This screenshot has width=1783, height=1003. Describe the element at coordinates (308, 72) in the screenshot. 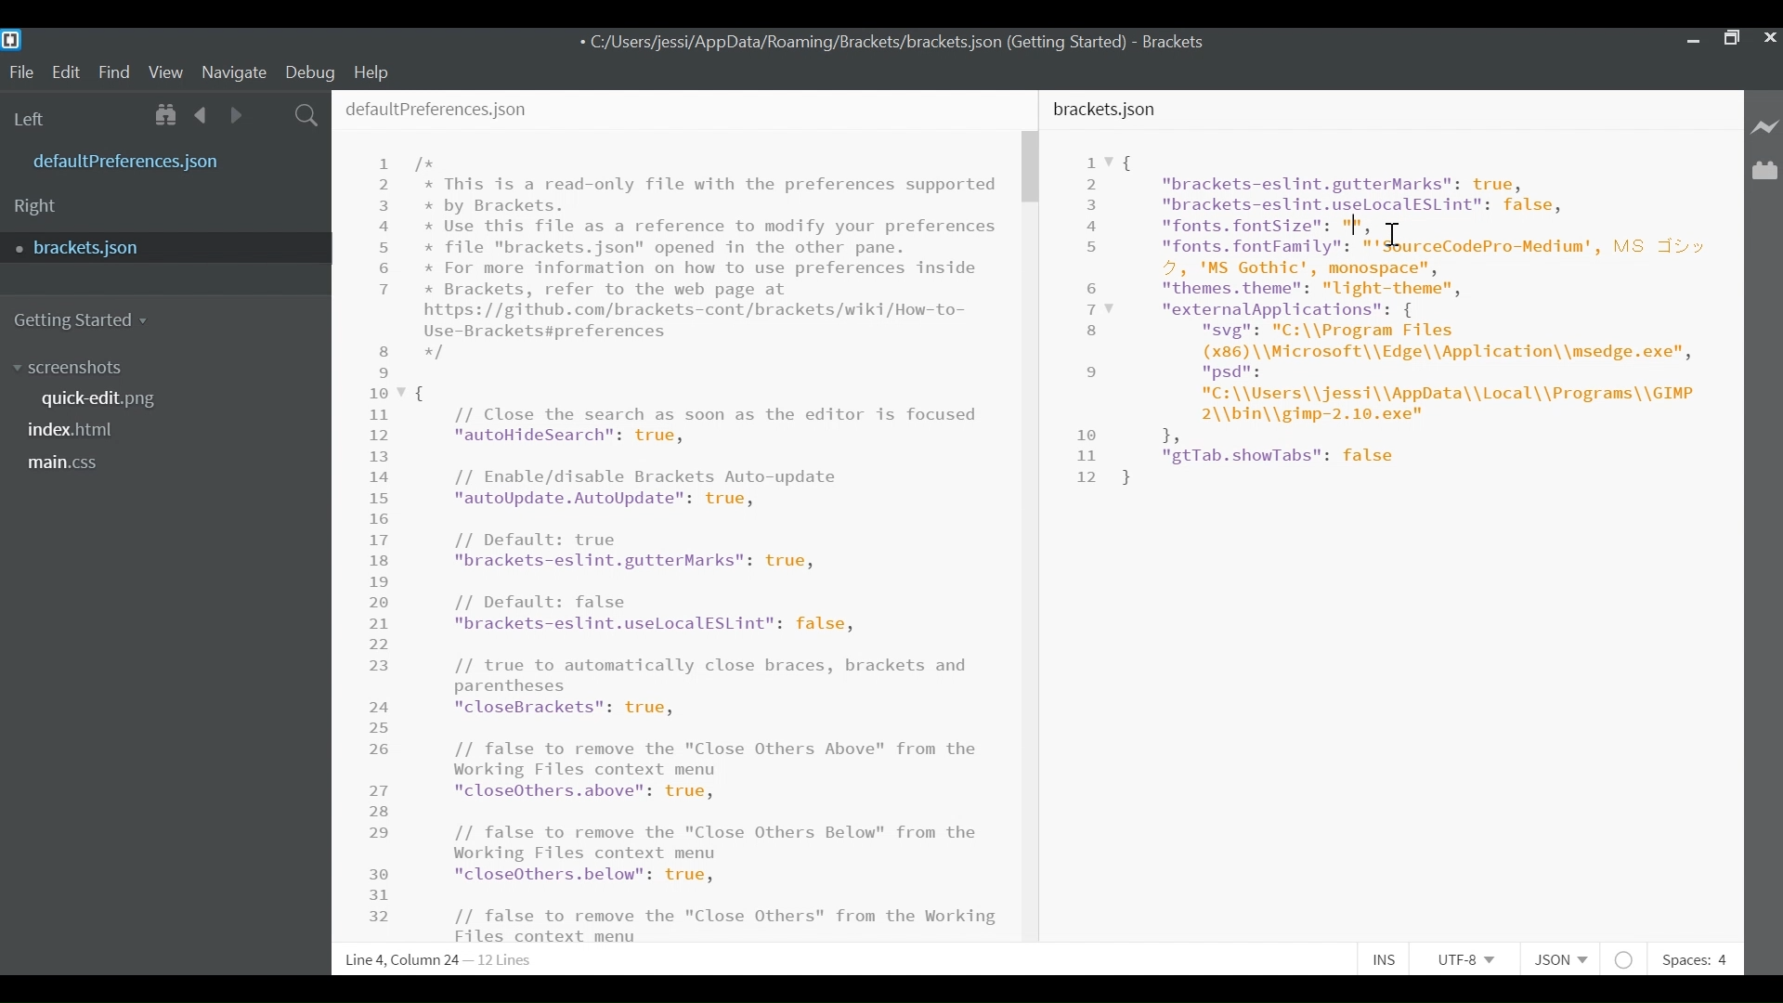

I see `Debug` at that location.